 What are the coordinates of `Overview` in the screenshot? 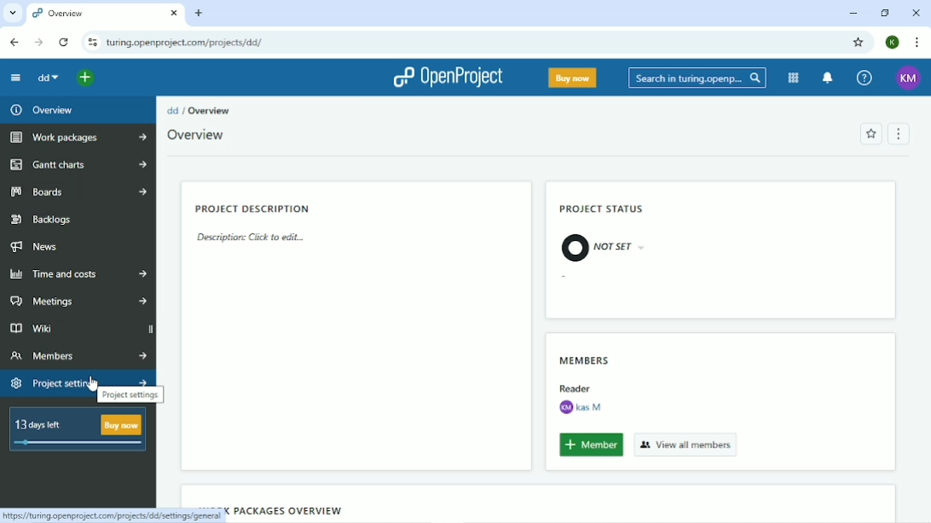 It's located at (211, 111).